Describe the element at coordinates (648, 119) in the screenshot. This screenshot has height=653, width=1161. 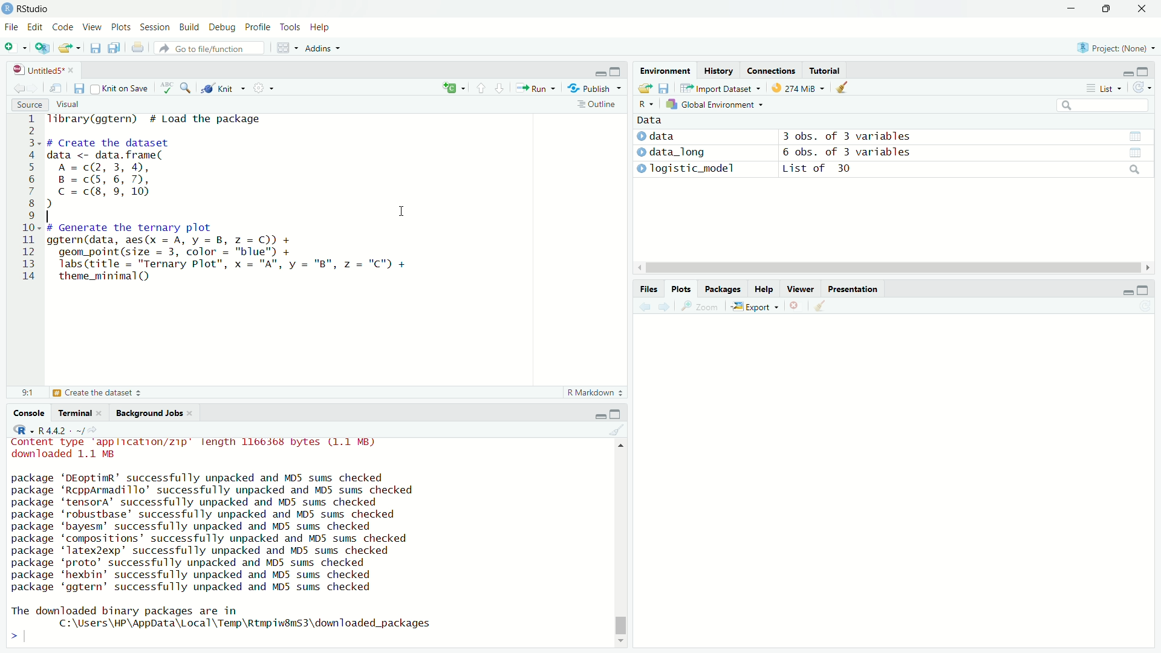
I see `Data` at that location.